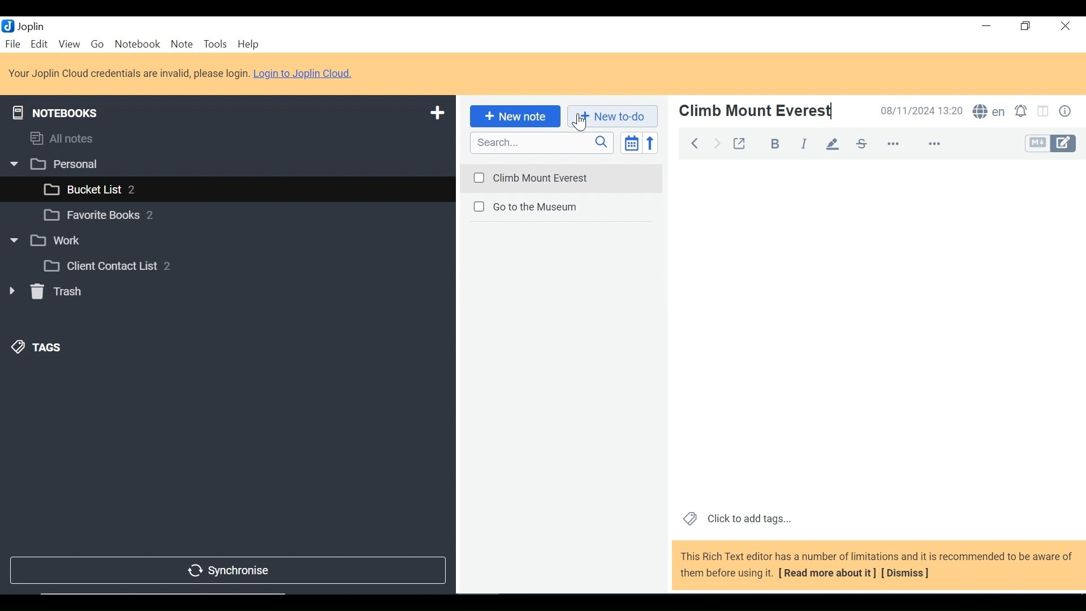 The image size is (1086, 611). What do you see at coordinates (804, 144) in the screenshot?
I see `Italics` at bounding box center [804, 144].